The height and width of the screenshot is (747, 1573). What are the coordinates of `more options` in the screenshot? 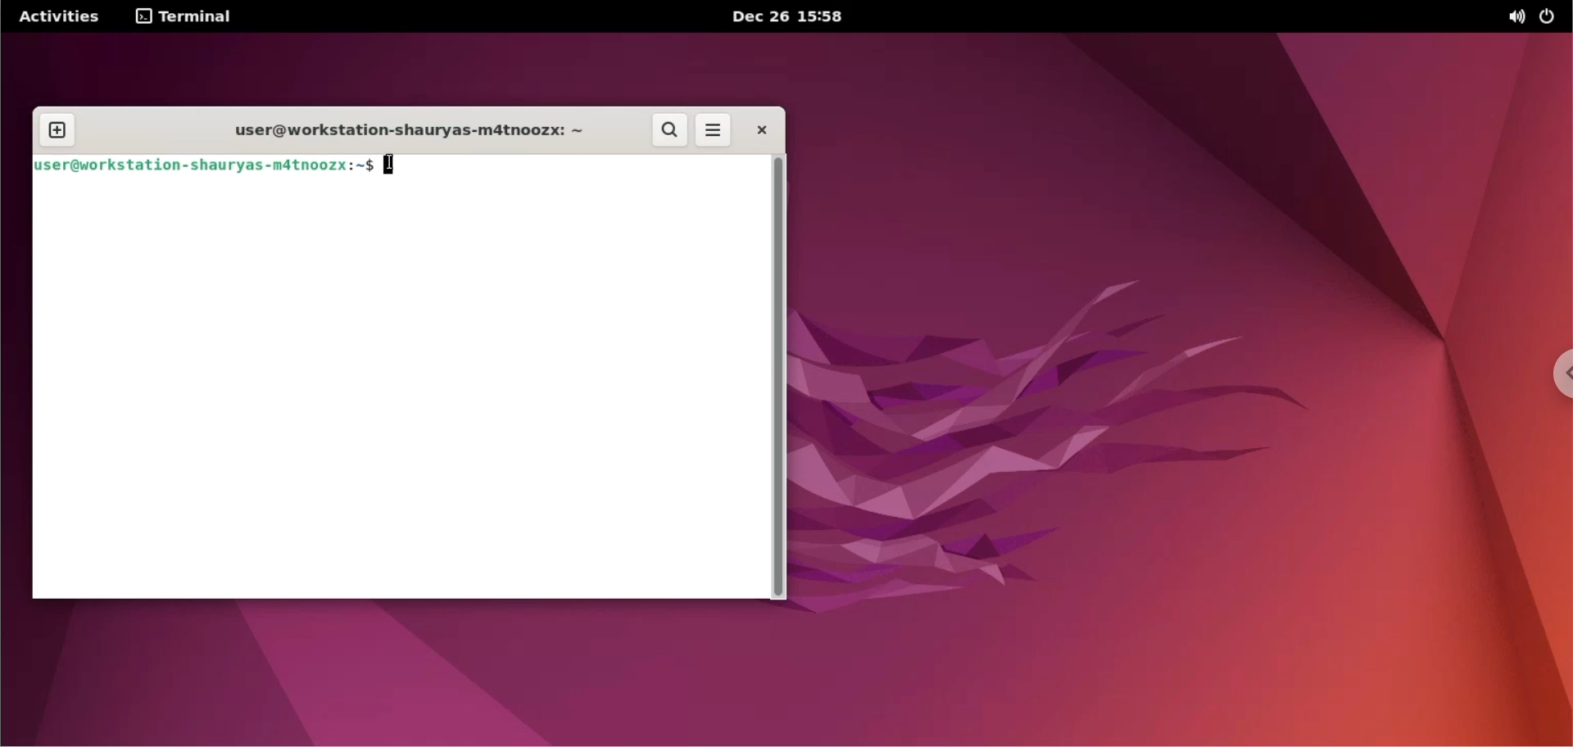 It's located at (716, 132).